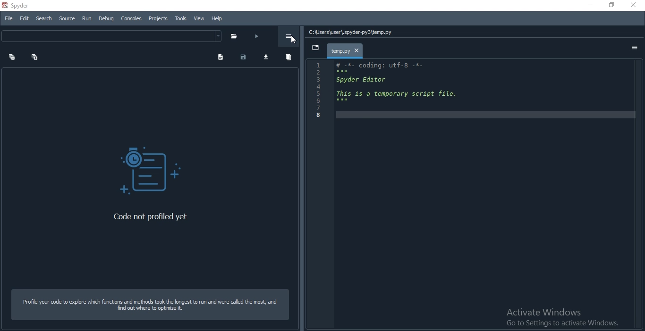 This screenshot has height=331, width=645. I want to click on Help, so click(215, 19).